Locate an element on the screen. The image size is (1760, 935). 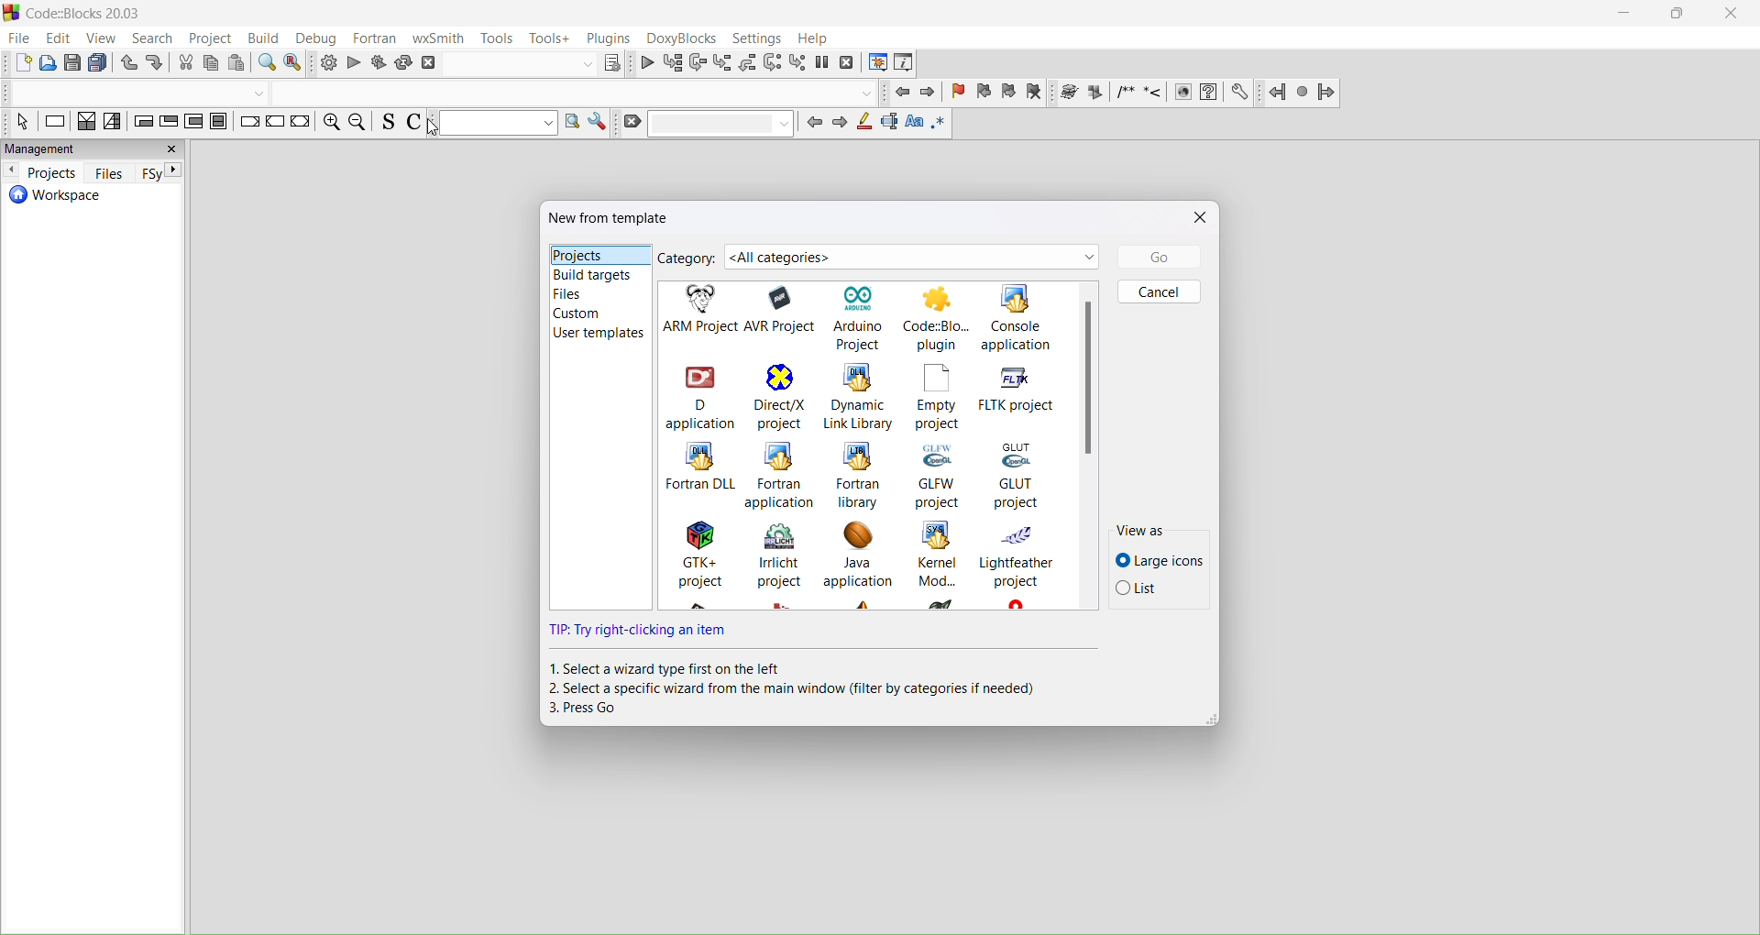
lightfeather is located at coordinates (1018, 565).